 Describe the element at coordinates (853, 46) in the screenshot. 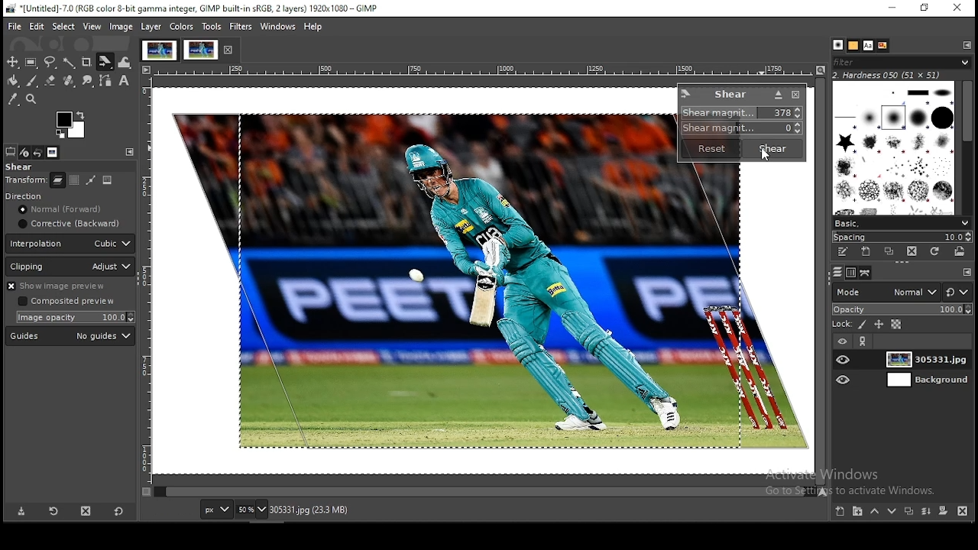

I see `brushes` at that location.